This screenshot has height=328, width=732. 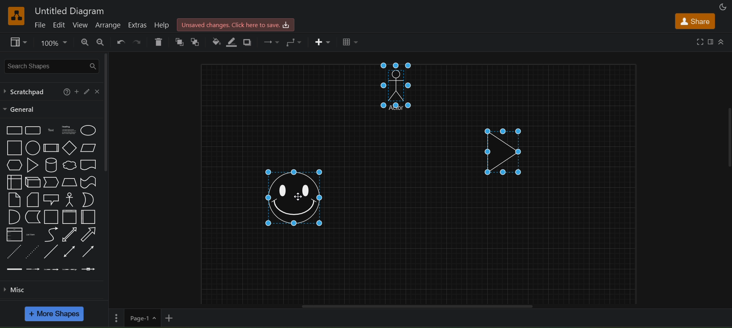 I want to click on cloud, so click(x=70, y=165).